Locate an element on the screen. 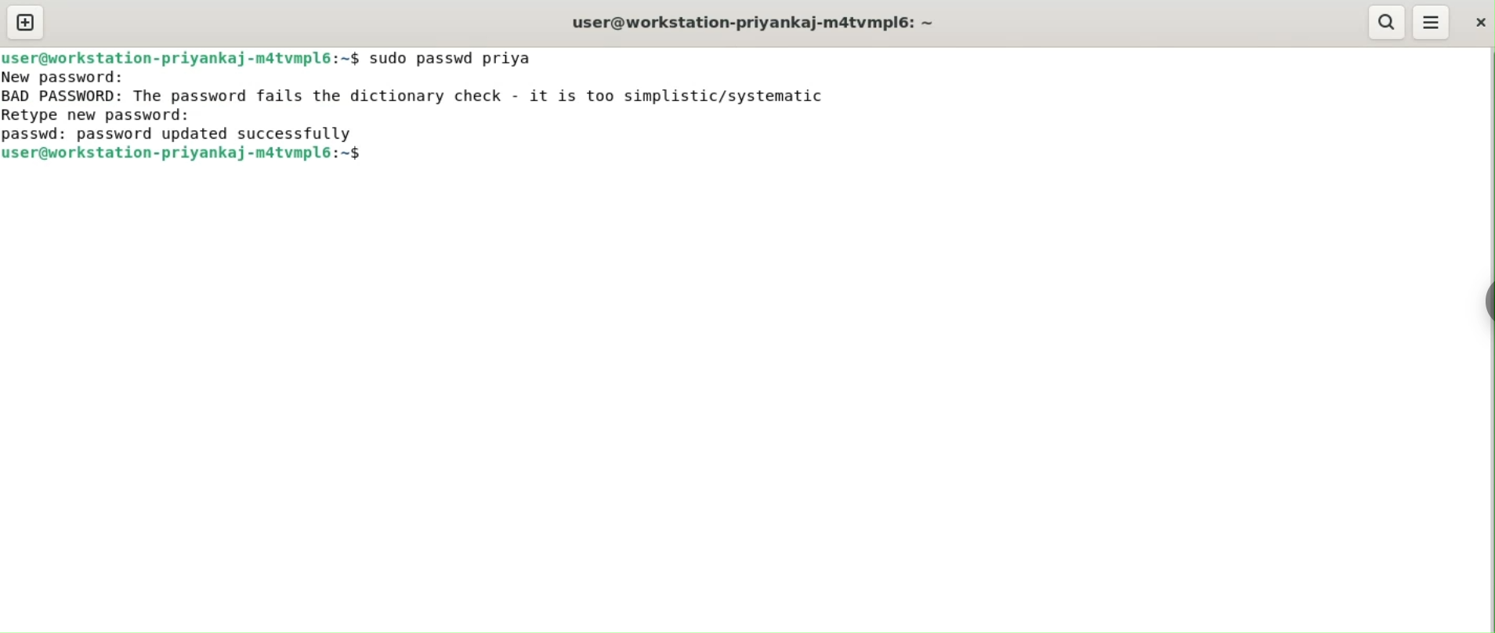  BAD PASSWORD: The password fails the dictionary check - it is too simplistic/systematic is located at coordinates (429, 96).